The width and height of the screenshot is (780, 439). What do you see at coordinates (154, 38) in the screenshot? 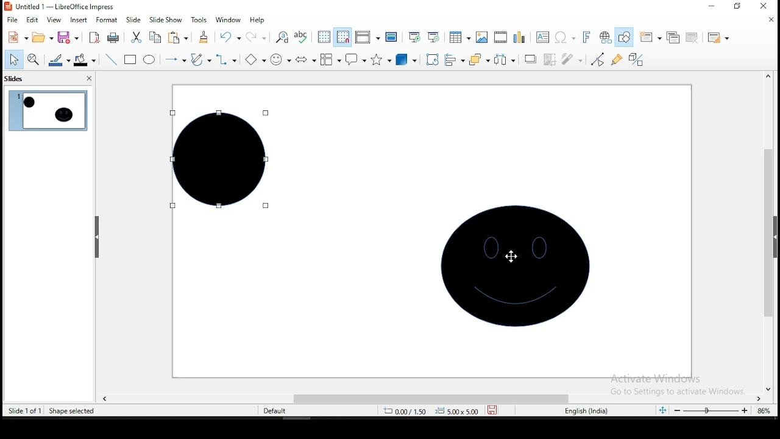
I see `copy` at bounding box center [154, 38].